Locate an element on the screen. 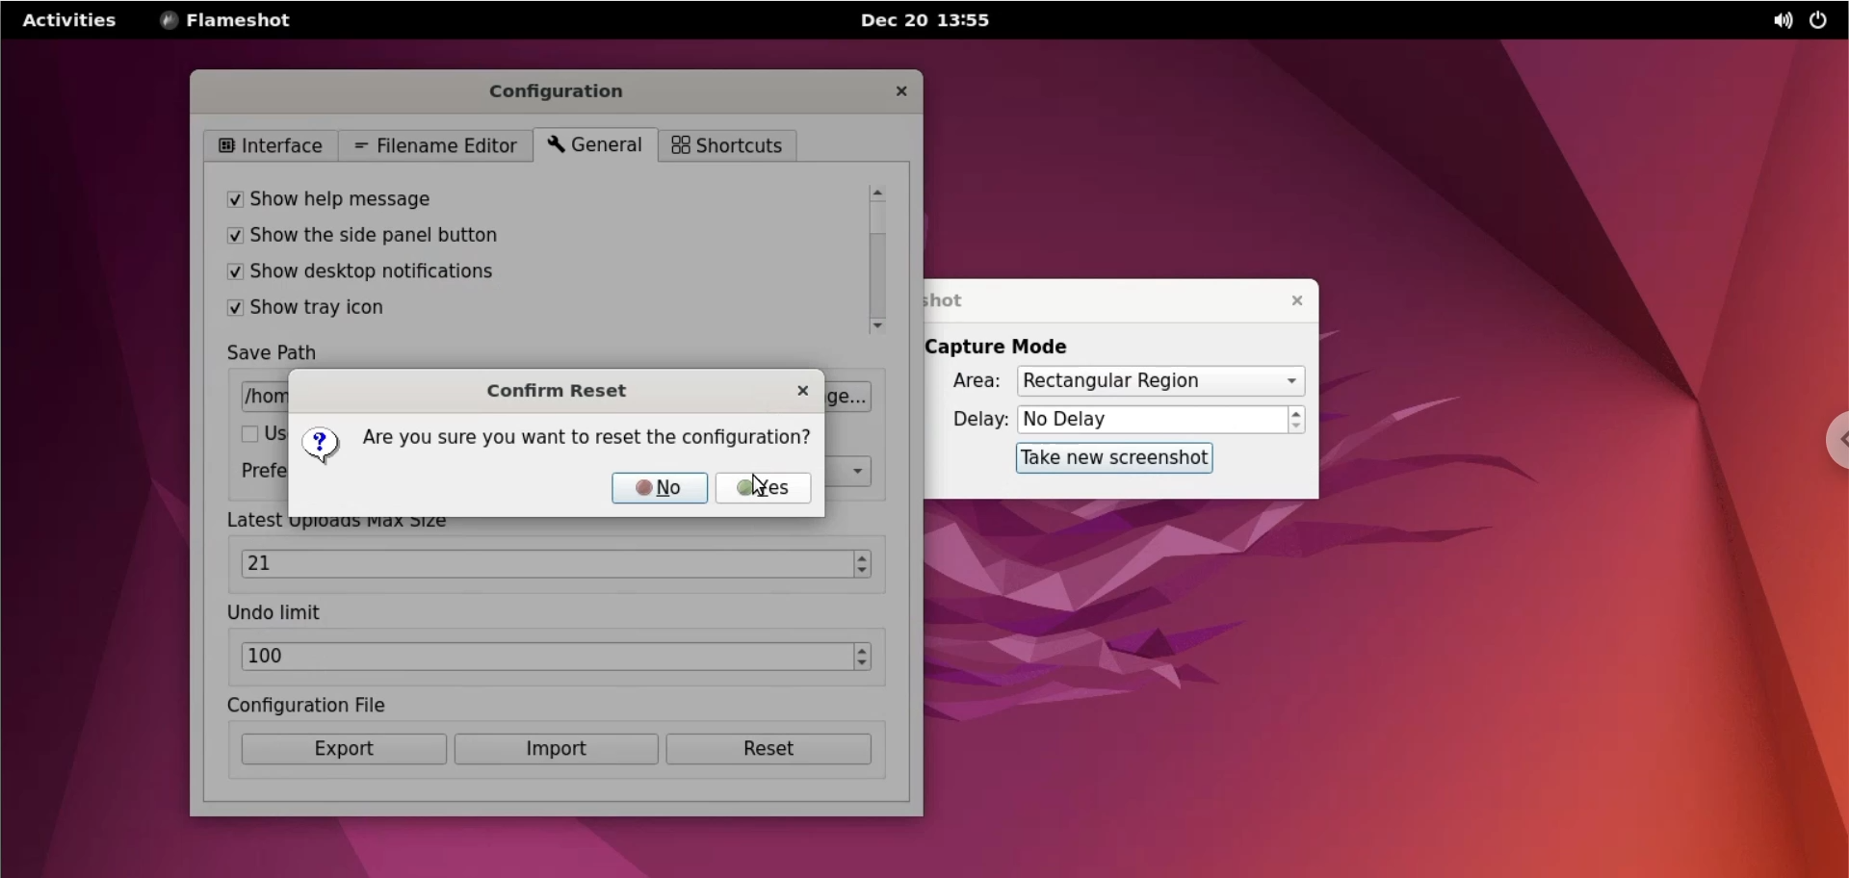 The height and width of the screenshot is (878, 1849). cursor is located at coordinates (761, 487).